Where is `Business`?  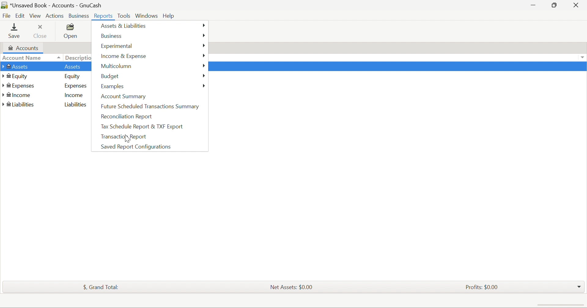
Business is located at coordinates (78, 15).